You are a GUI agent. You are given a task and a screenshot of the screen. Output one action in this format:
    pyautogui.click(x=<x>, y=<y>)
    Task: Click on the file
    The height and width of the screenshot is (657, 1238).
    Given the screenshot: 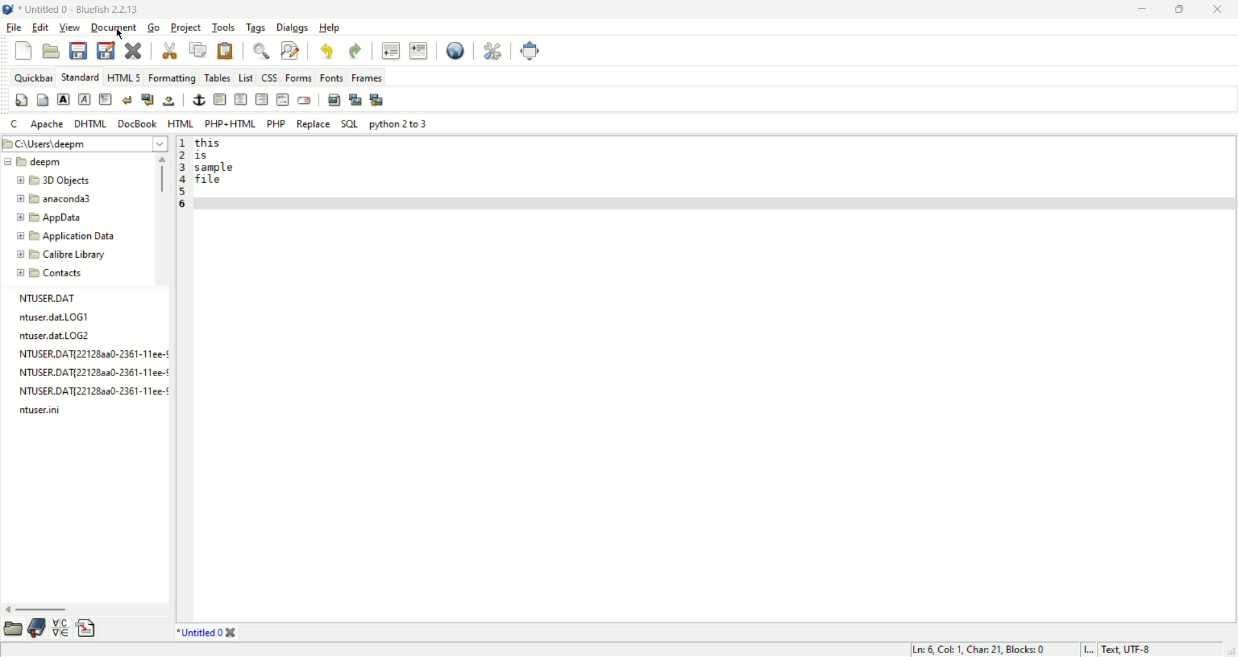 What is the action you would take?
    pyautogui.click(x=14, y=27)
    